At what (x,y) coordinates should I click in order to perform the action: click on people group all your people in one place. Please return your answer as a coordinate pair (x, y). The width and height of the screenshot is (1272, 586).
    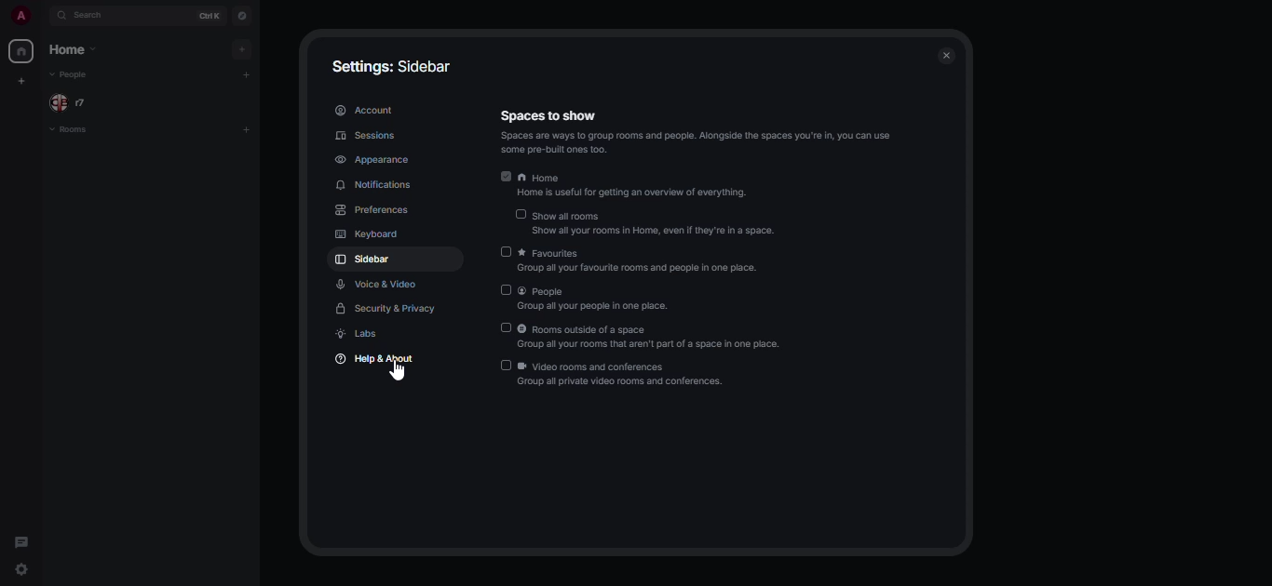
    Looking at the image, I should click on (603, 299).